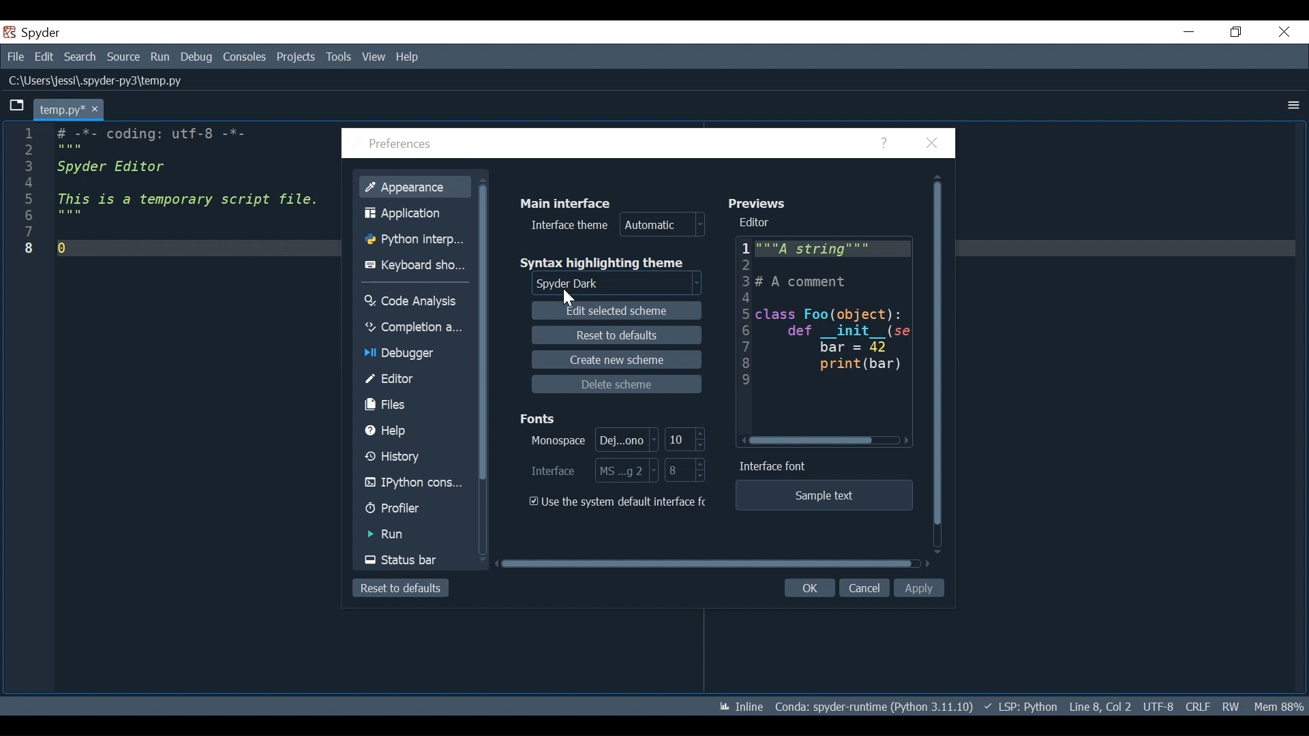 The image size is (1309, 736). Describe the element at coordinates (811, 440) in the screenshot. I see `Horizontal Scroll bar` at that location.